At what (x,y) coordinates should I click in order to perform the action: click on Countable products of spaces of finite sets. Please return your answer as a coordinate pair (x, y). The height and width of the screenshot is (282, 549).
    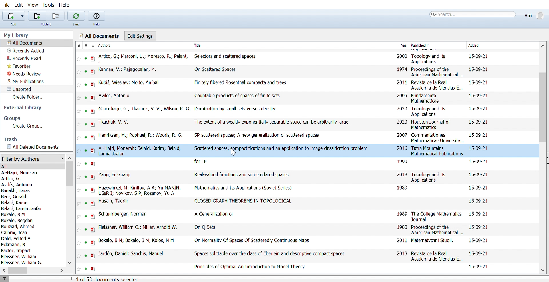
    Looking at the image, I should click on (237, 96).